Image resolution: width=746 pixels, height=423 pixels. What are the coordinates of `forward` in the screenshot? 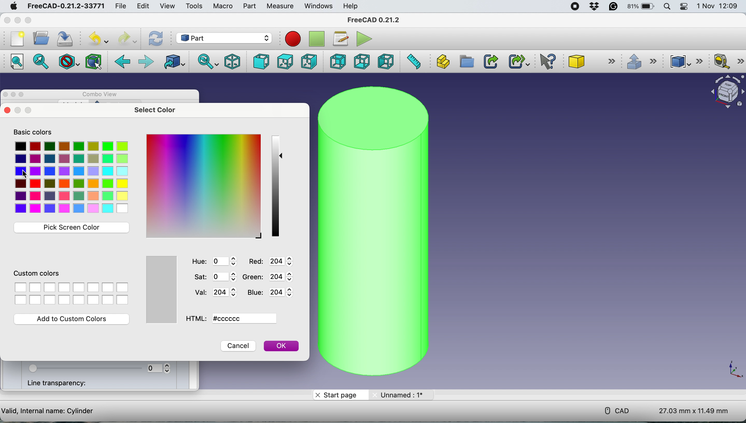 It's located at (145, 61).